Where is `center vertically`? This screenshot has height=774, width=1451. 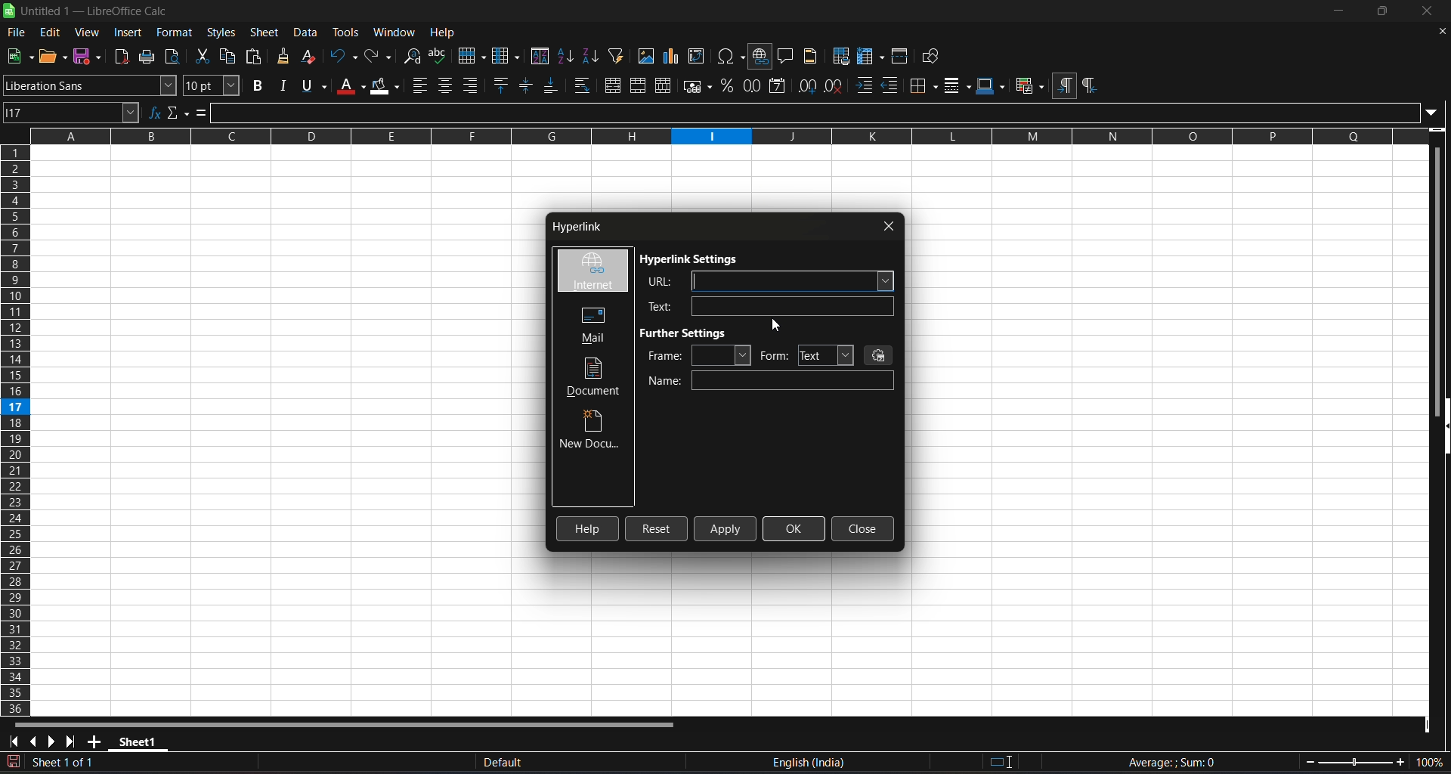 center vertically is located at coordinates (527, 85).